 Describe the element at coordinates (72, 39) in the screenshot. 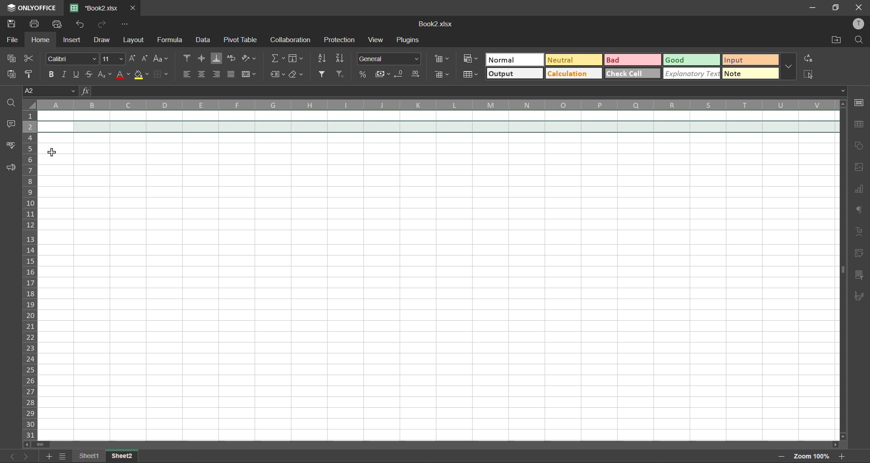

I see `insert` at that location.